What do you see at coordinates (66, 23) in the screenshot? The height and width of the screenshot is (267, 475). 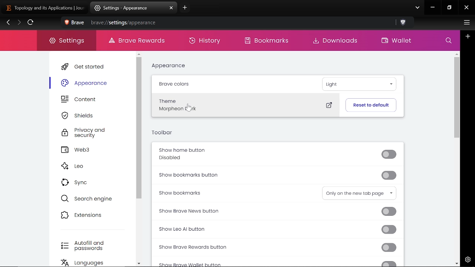 I see `View site information` at bounding box center [66, 23].